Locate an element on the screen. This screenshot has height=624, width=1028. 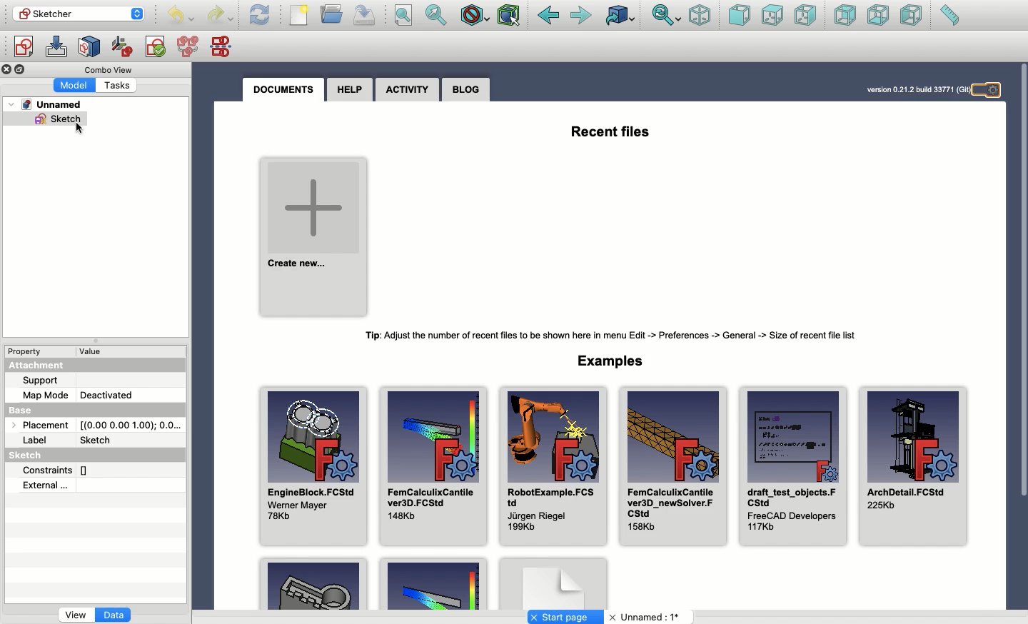
Tip: Adjust the number of recent files to be shown here in menu Edit -> Preferences -> General -> Size of recent file list is located at coordinates (618, 336).